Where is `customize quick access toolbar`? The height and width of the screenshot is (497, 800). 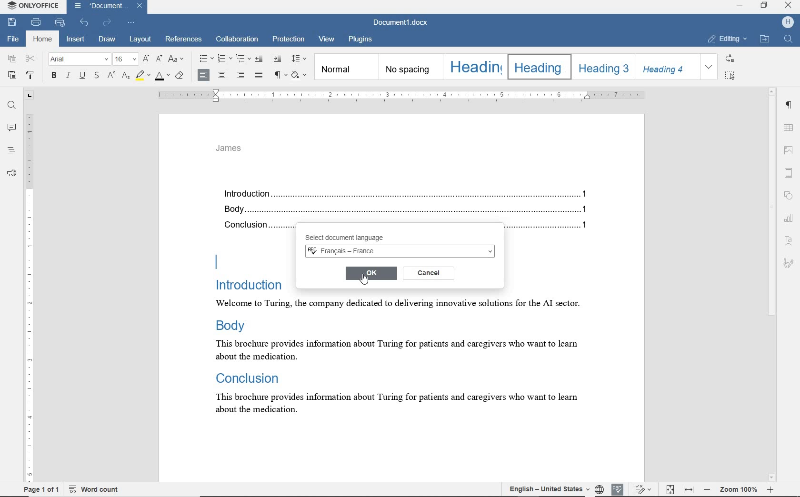 customize quick access toolbar is located at coordinates (131, 22).